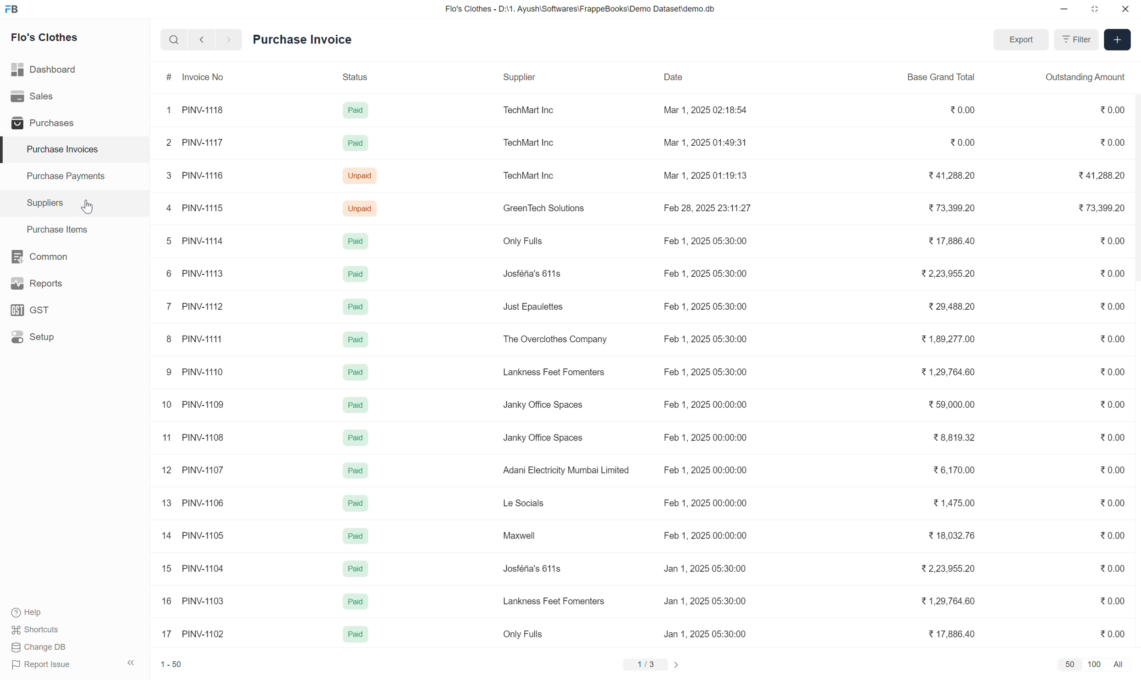 The width and height of the screenshot is (1141, 680). What do you see at coordinates (1098, 174) in the screenshot?
I see `¥41,288.20` at bounding box center [1098, 174].